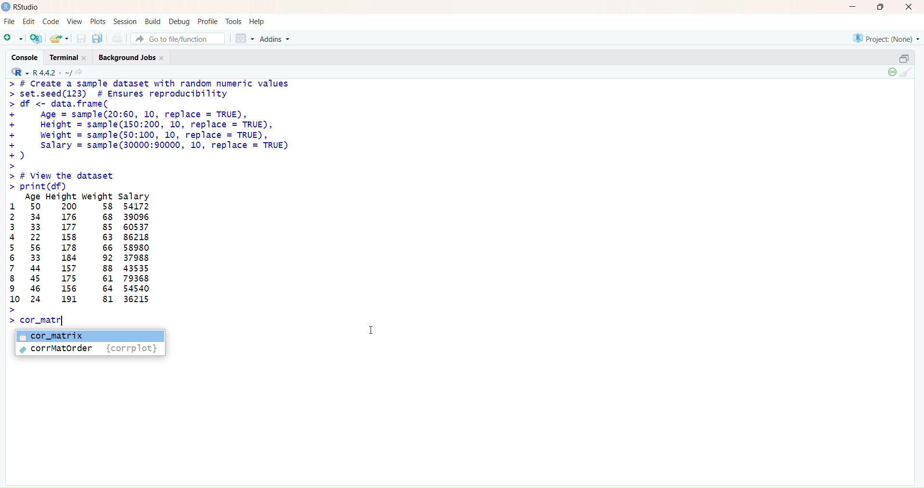 This screenshot has height=488, width=924. I want to click on FIle, so click(10, 22).